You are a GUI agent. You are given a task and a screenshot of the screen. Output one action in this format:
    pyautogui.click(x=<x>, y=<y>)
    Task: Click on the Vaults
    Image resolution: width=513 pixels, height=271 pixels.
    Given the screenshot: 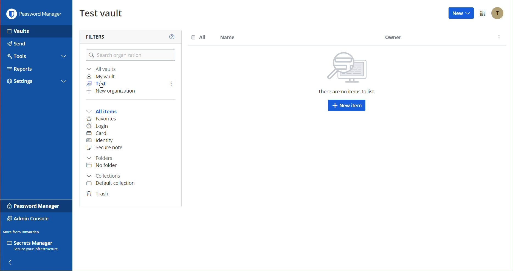 What is the action you would take?
    pyautogui.click(x=20, y=32)
    